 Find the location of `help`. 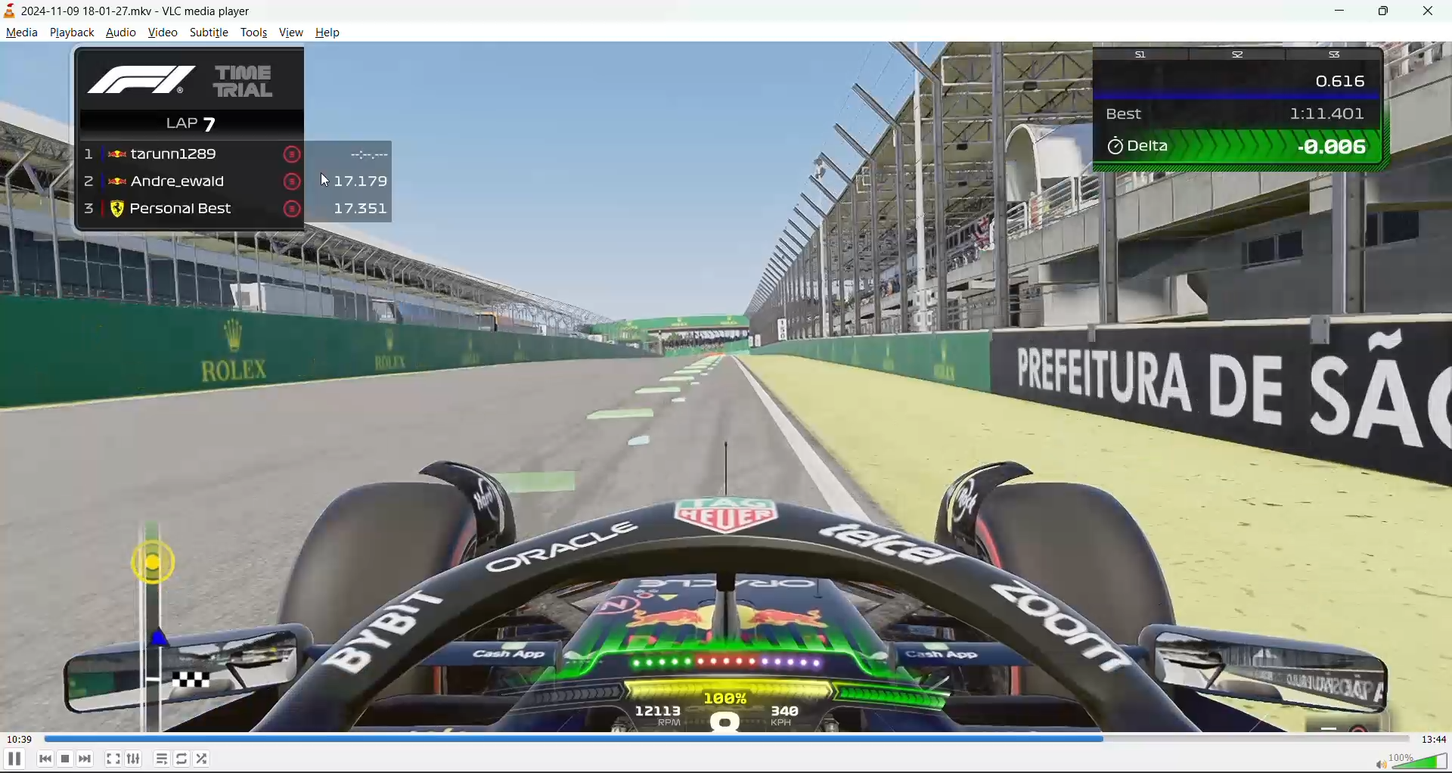

help is located at coordinates (325, 32).